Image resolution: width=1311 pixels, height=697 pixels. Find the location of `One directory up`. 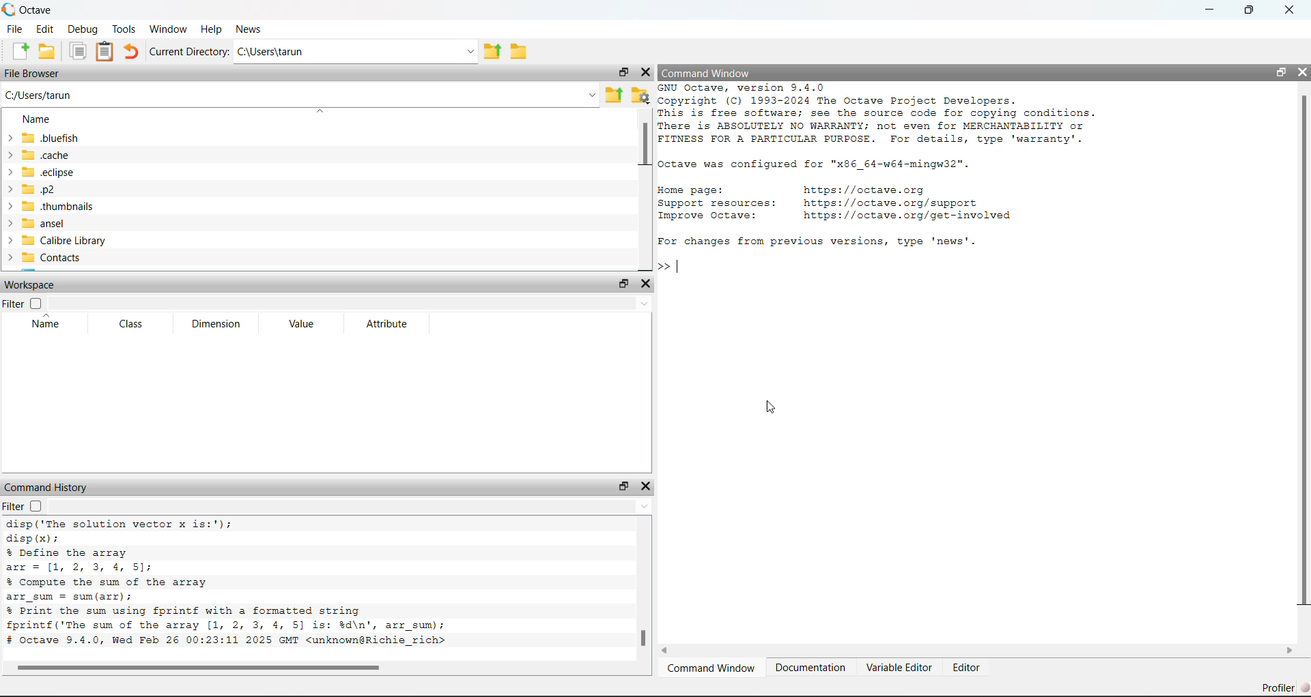

One directory up is located at coordinates (494, 52).